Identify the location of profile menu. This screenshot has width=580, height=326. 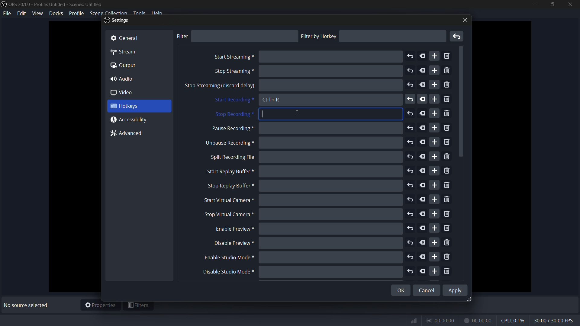
(76, 13).